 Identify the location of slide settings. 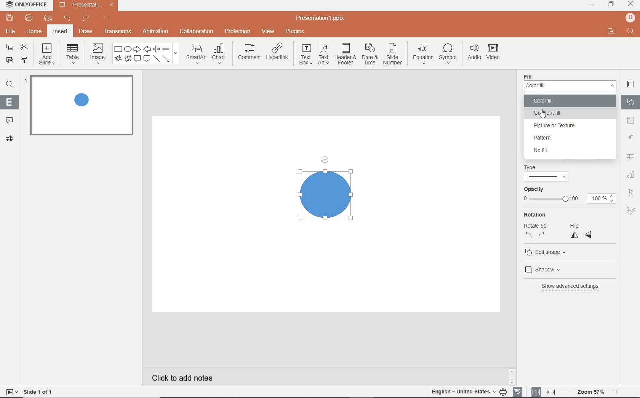
(630, 84).